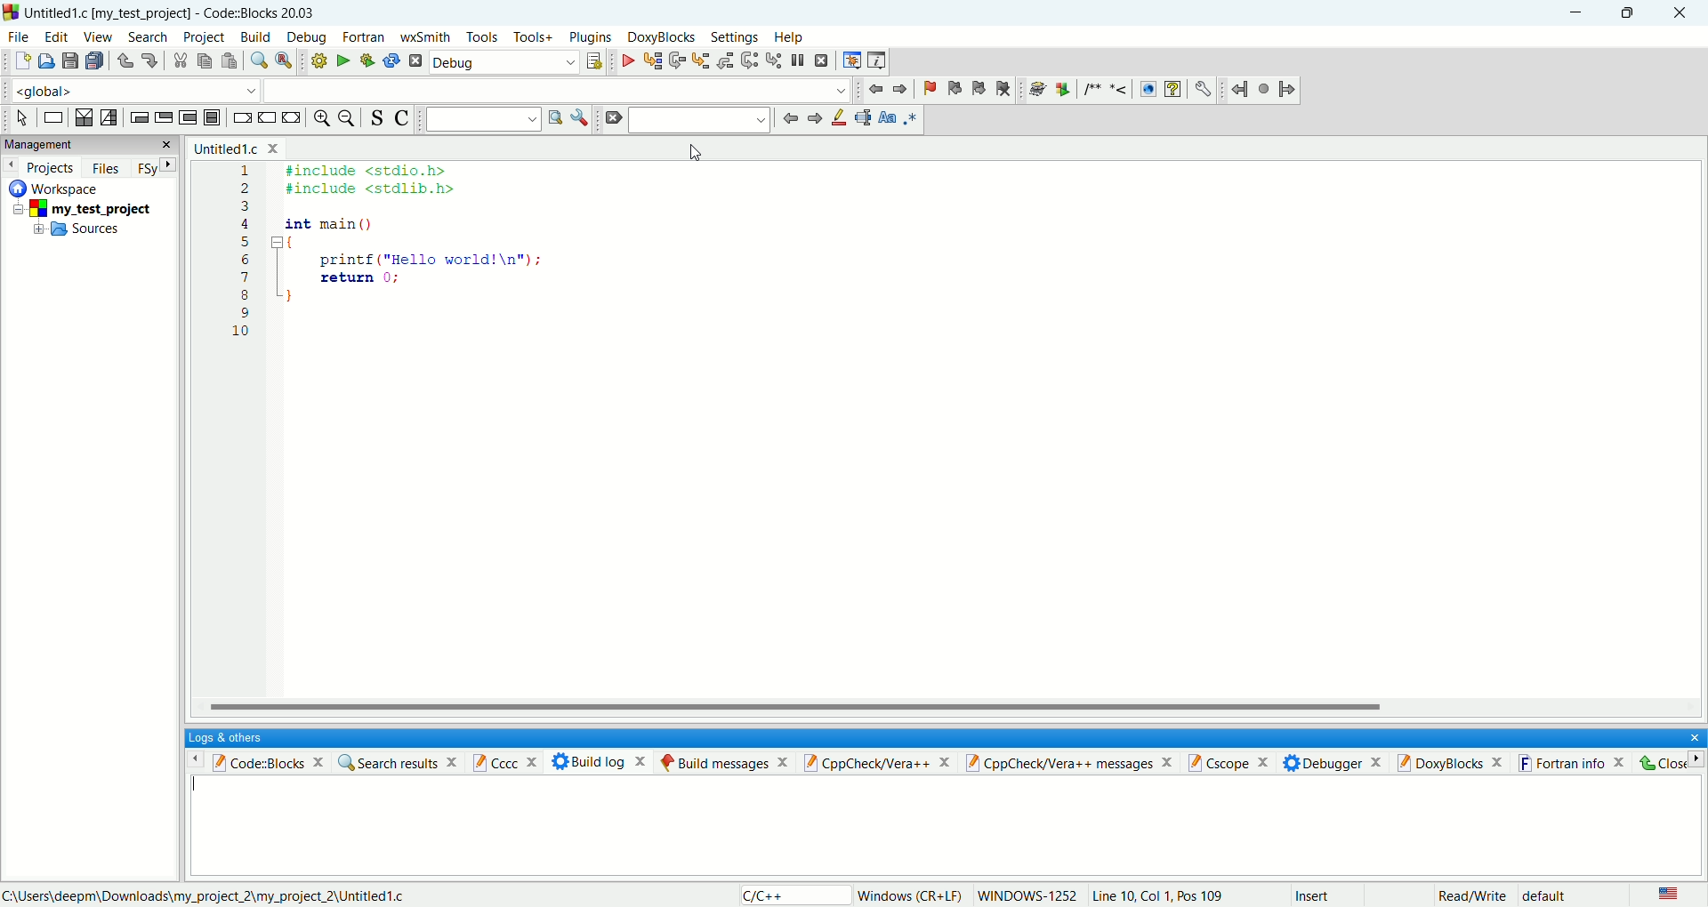 The height and width of the screenshot is (907, 1708). I want to click on toggle sources, so click(378, 118).